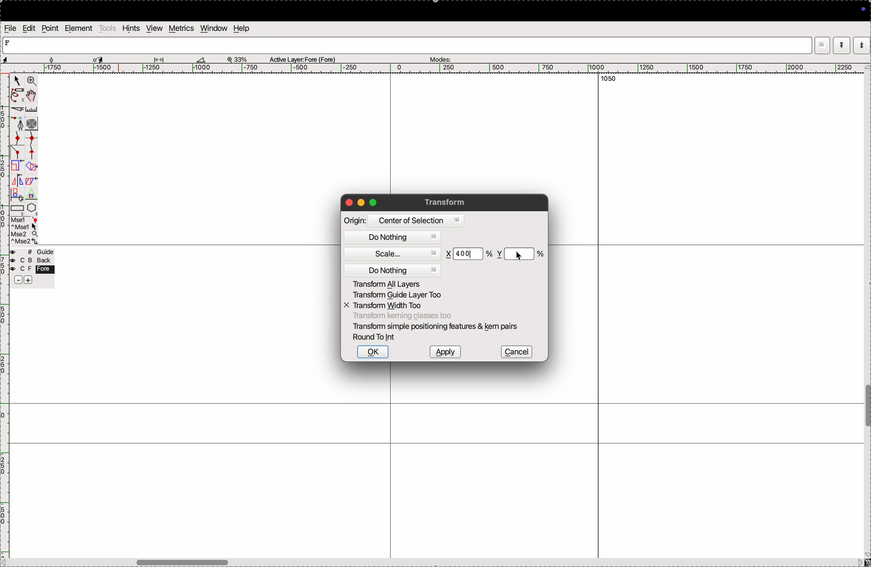 The image size is (871, 567). What do you see at coordinates (238, 58) in the screenshot?
I see `zoom perecent` at bounding box center [238, 58].